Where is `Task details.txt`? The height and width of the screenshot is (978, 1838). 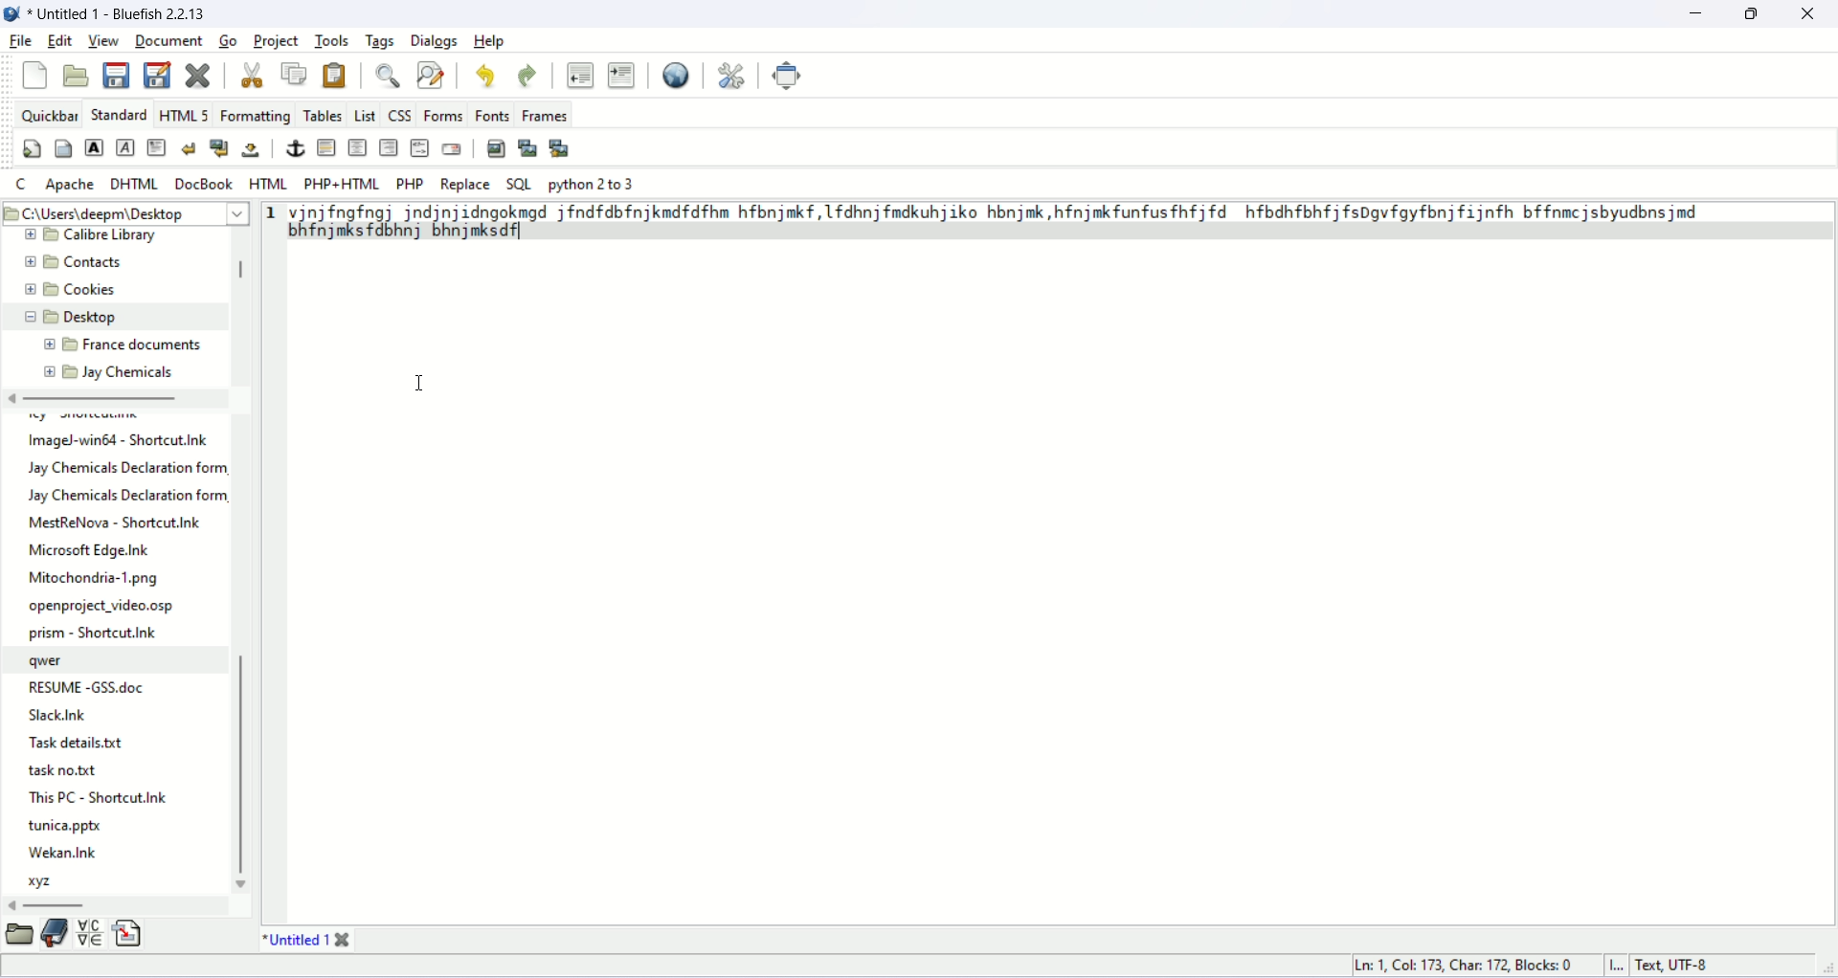 Task details.txt is located at coordinates (81, 744).